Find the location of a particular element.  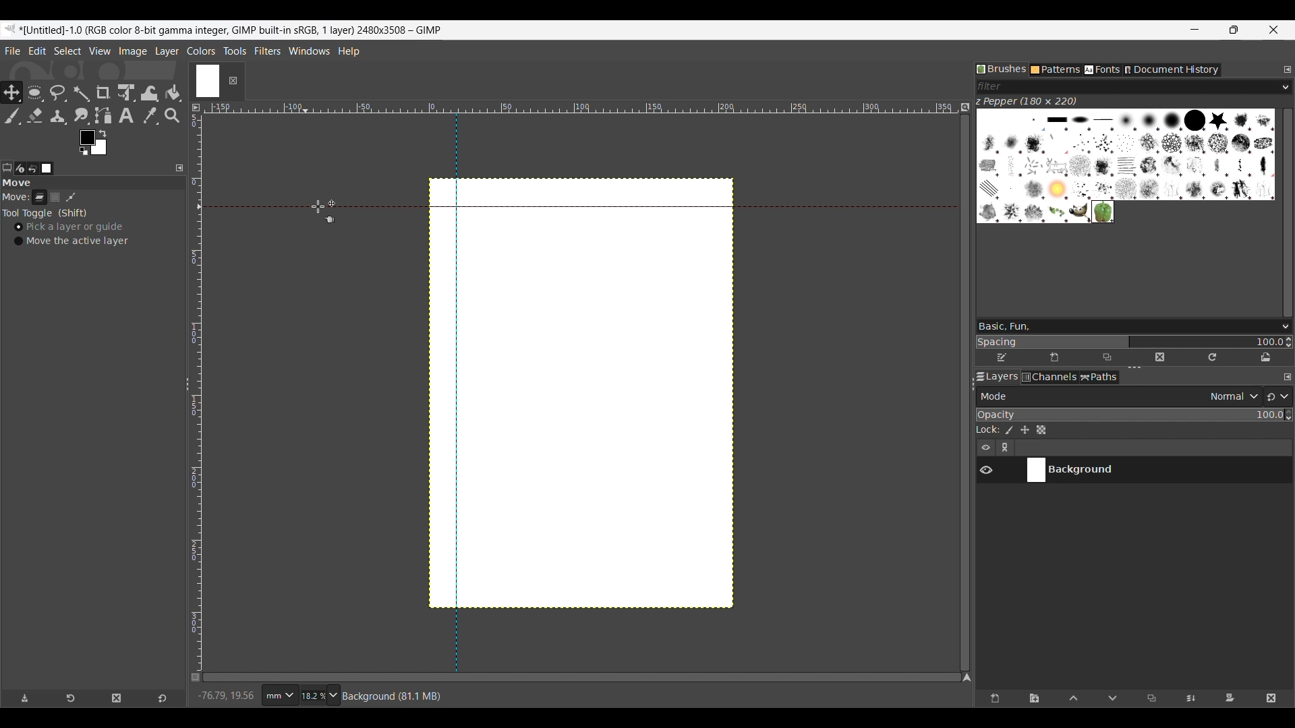

Ellipse select tool is located at coordinates (33, 92).